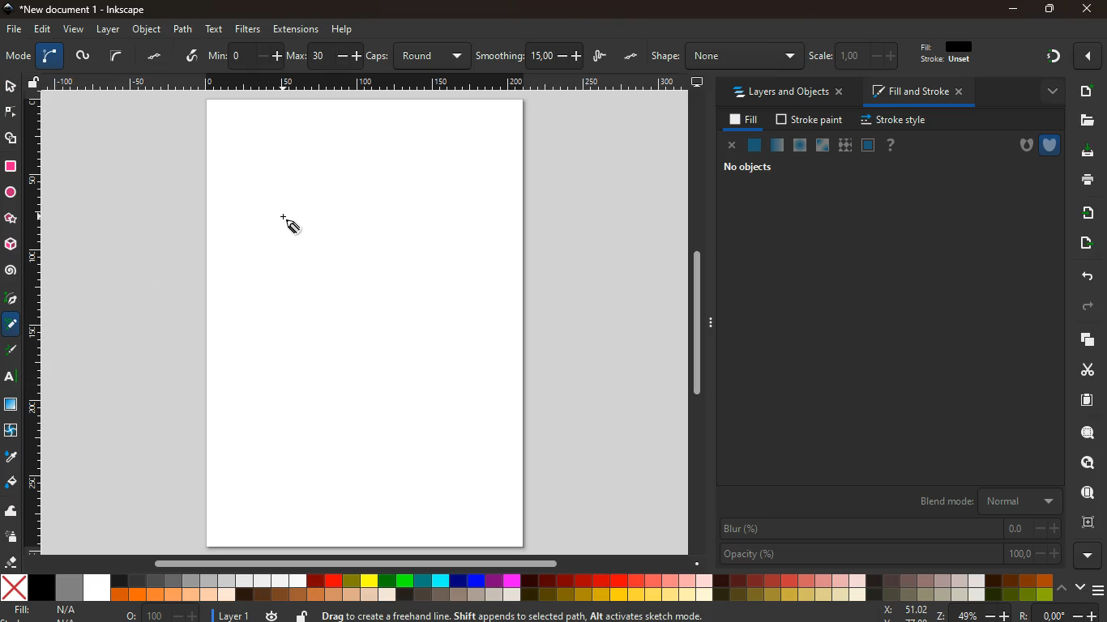  I want to click on shield, so click(1052, 143).